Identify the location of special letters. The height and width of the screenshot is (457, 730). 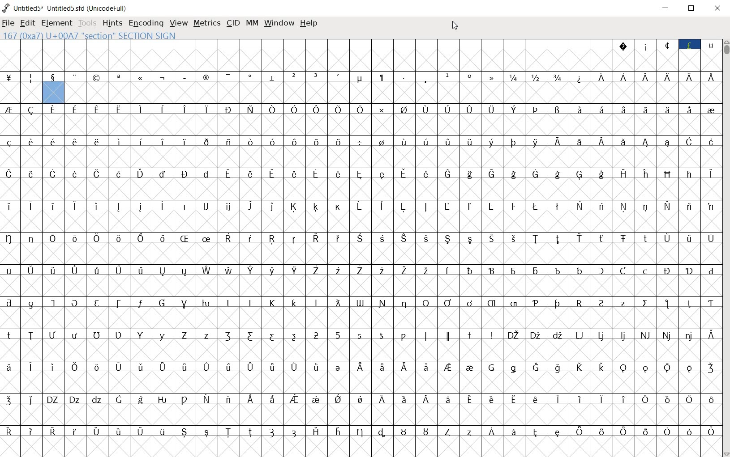
(362, 366).